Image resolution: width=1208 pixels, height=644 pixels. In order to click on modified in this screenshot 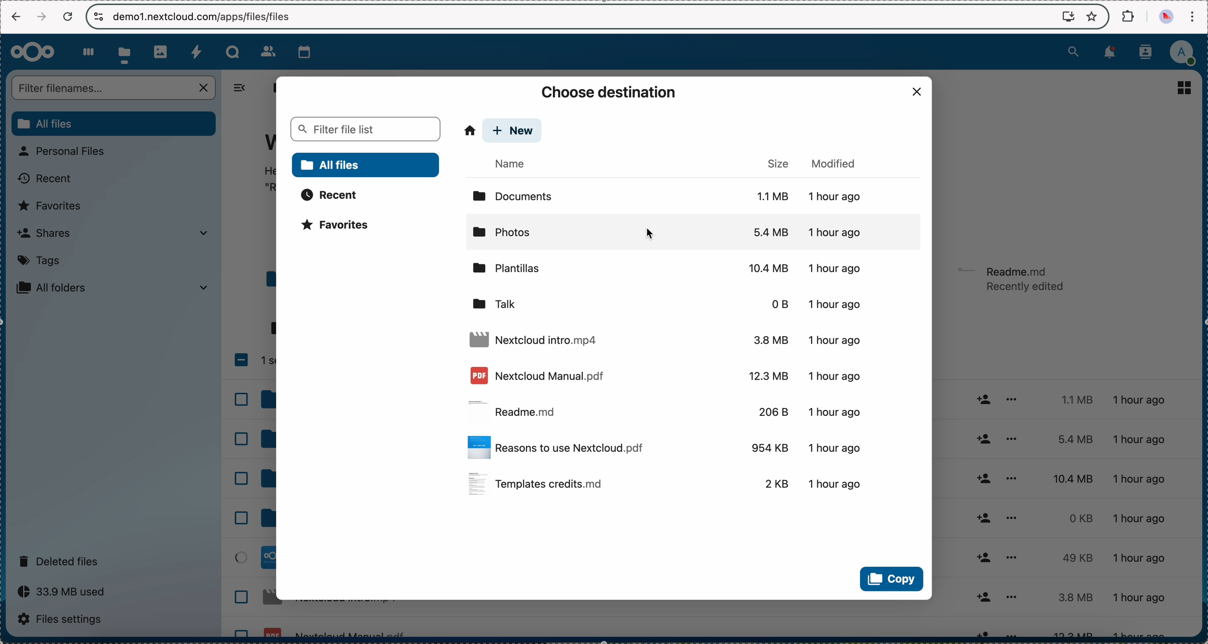, I will do `click(837, 162)`.